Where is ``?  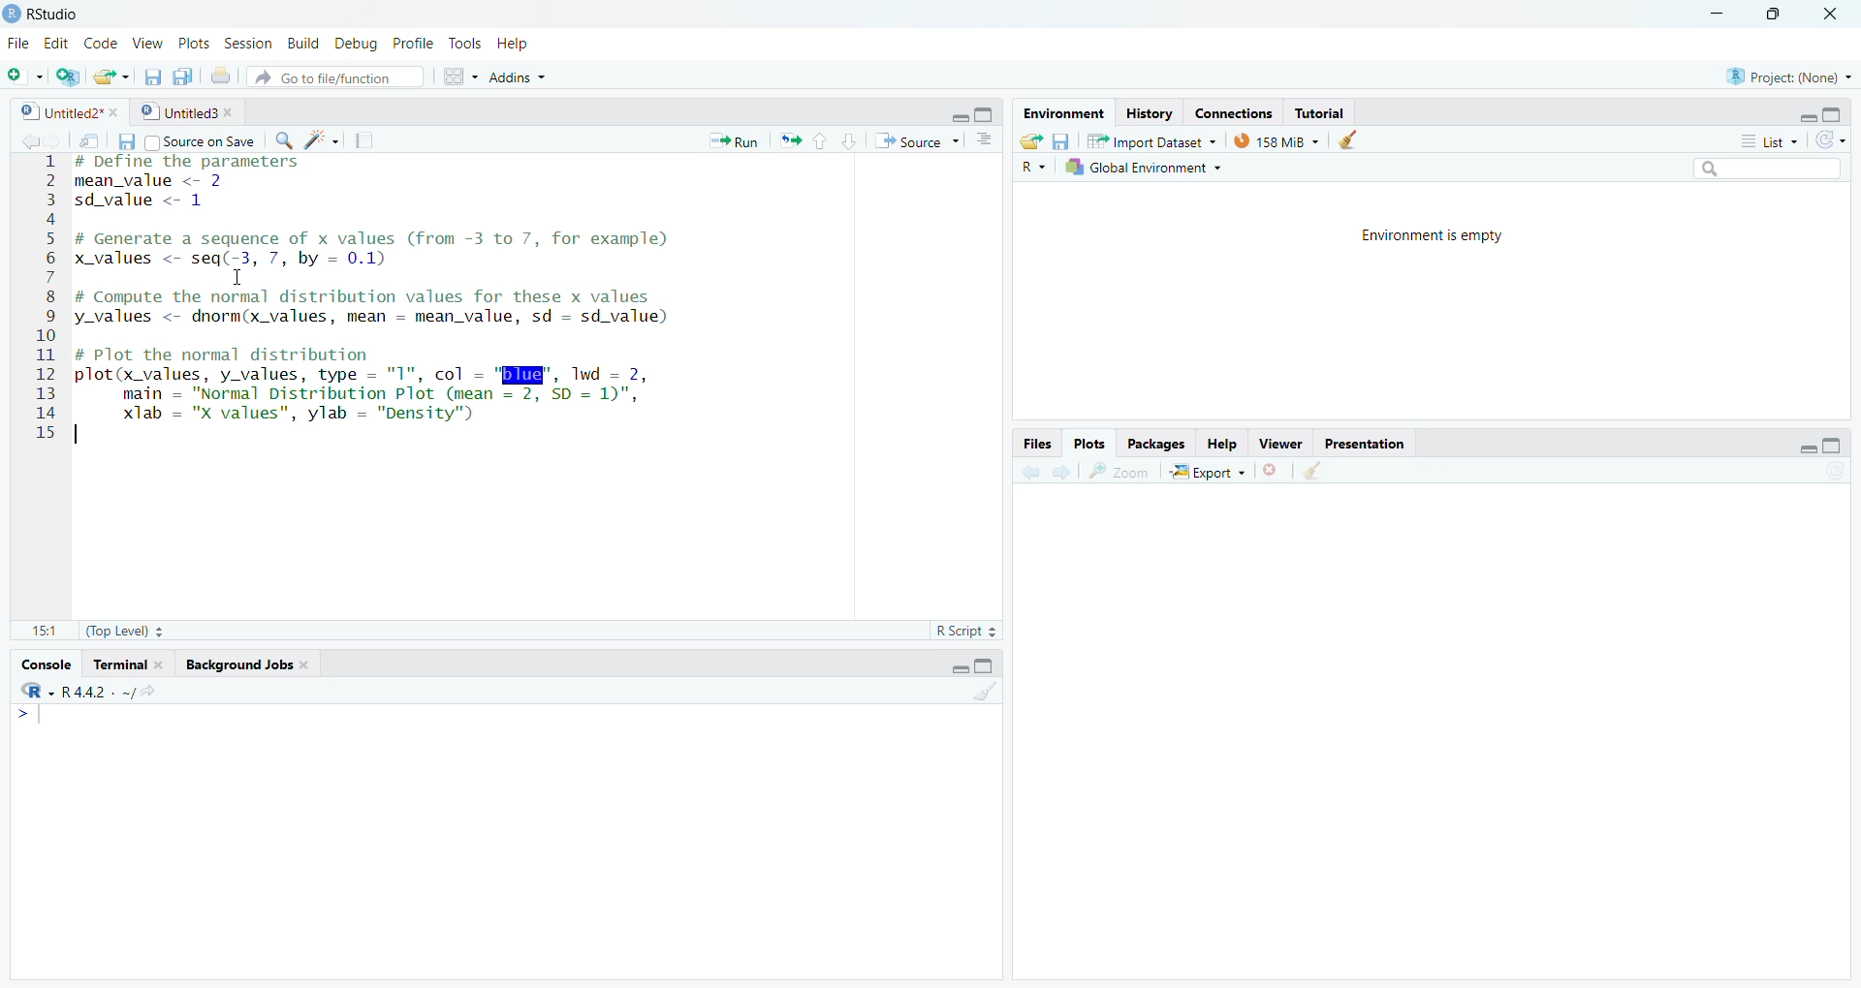
 is located at coordinates (1027, 139).